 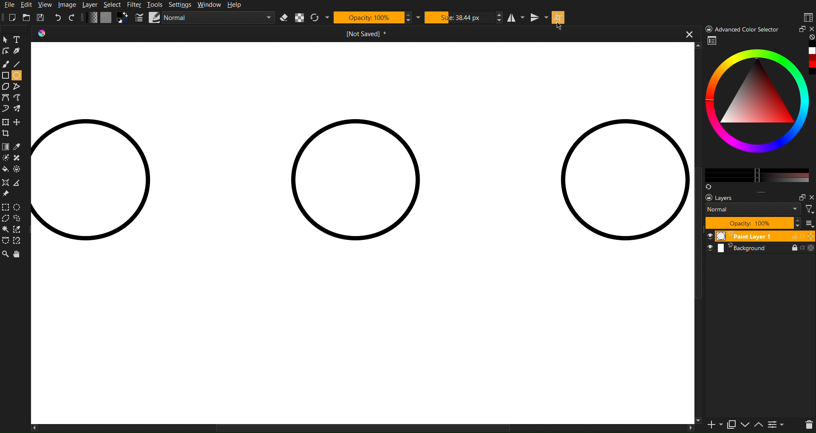 I want to click on close, so click(x=688, y=36).